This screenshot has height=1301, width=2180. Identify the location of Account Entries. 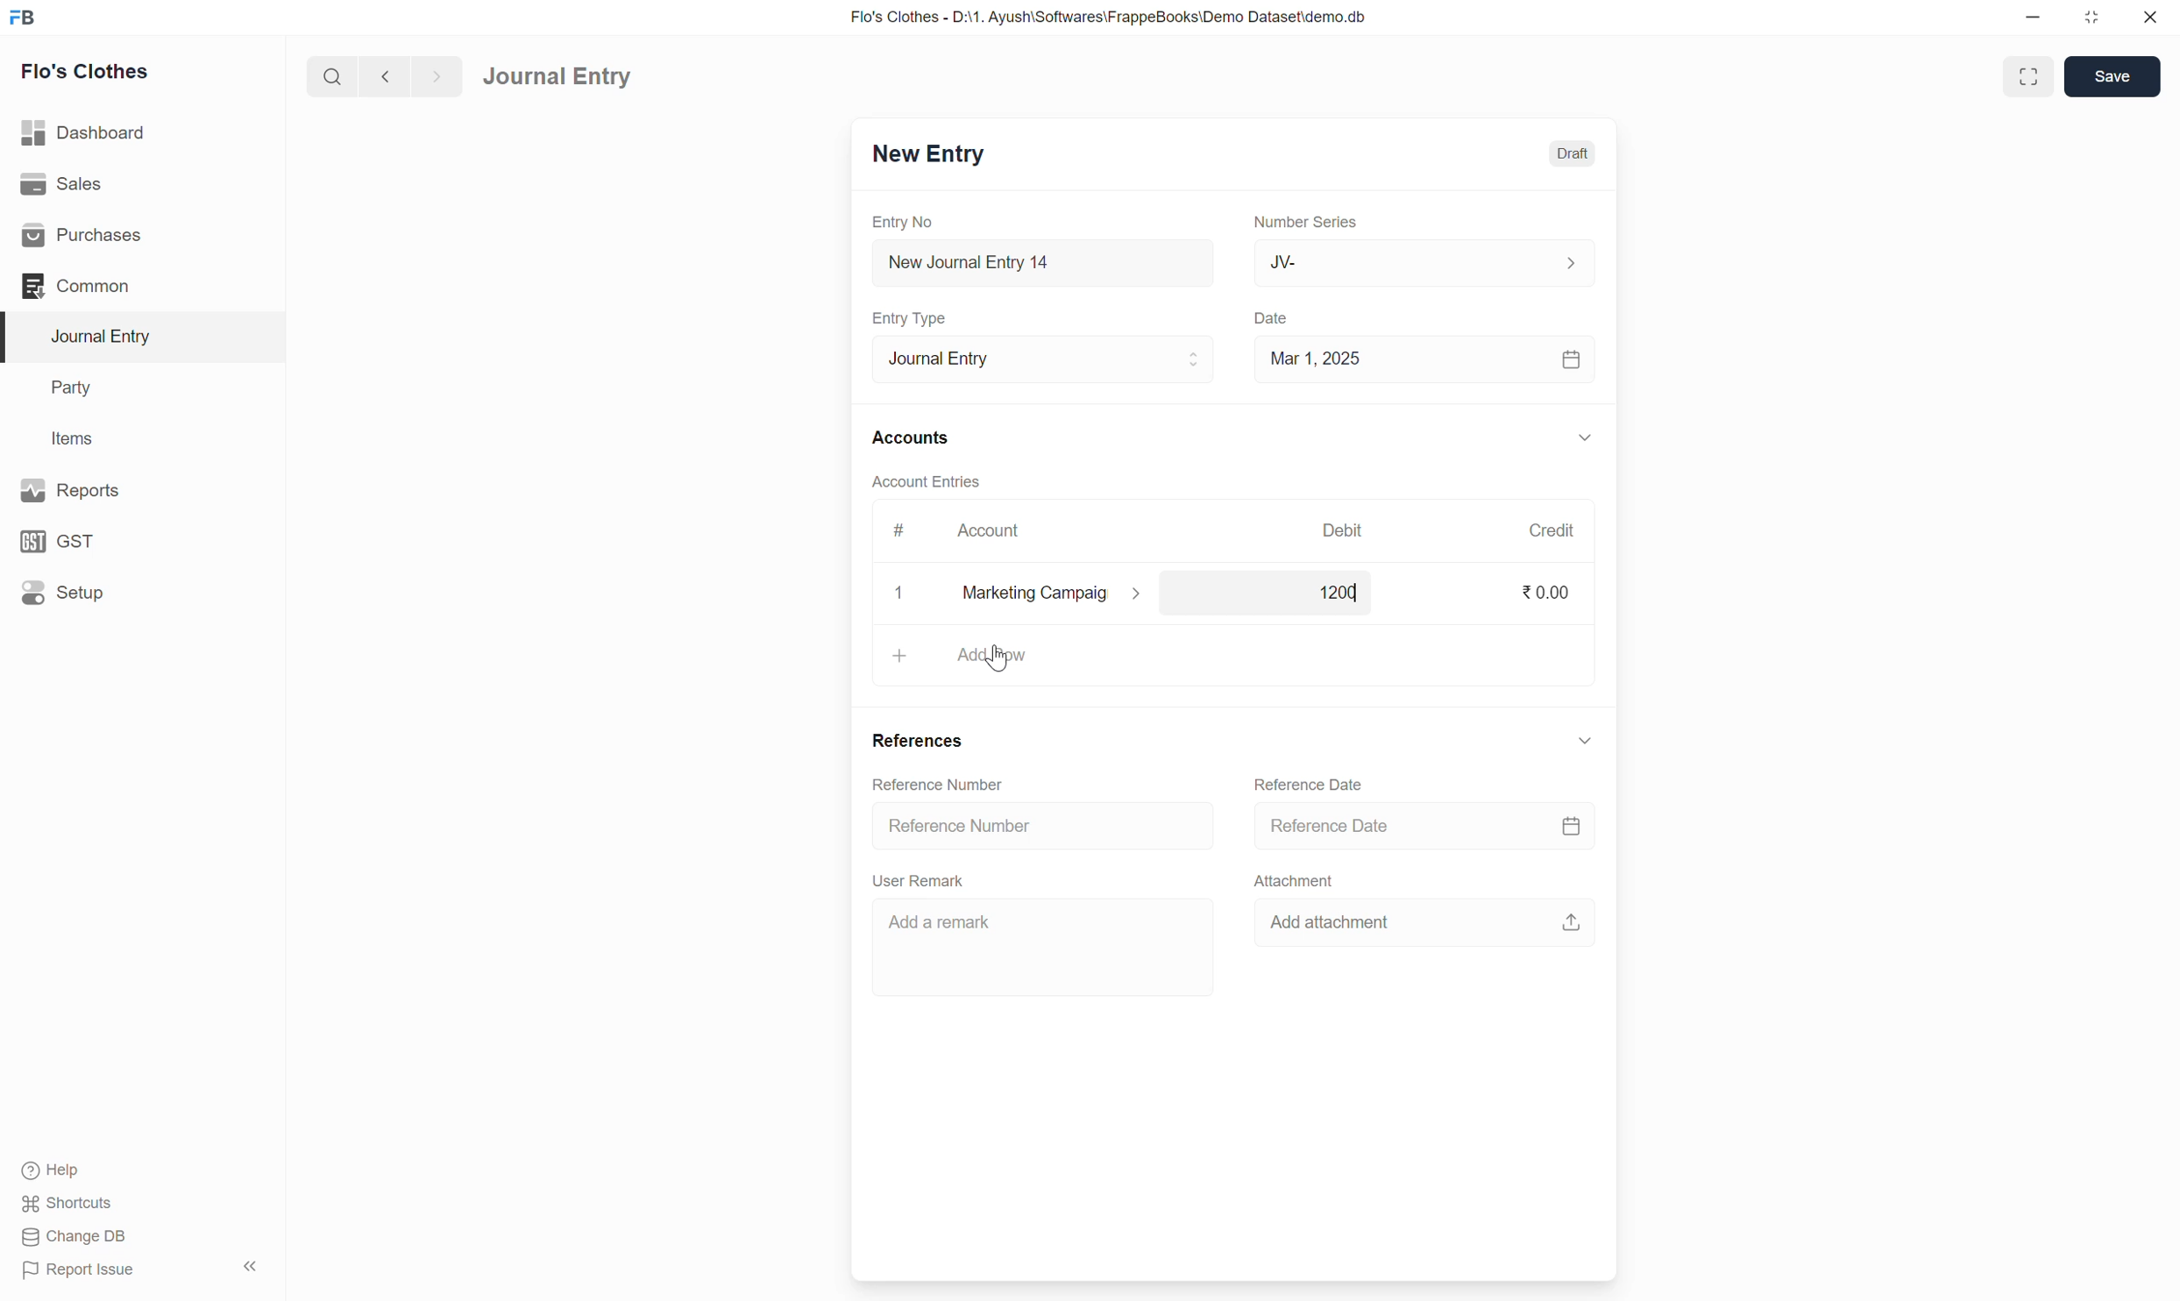
(927, 480).